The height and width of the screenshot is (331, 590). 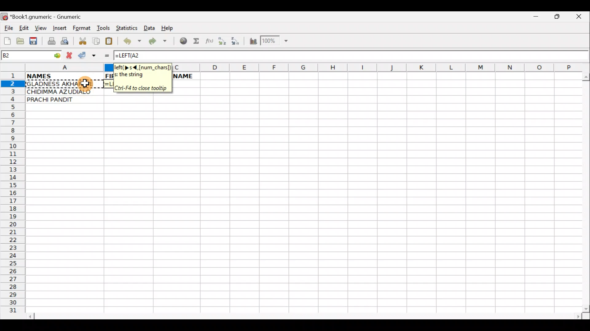 I want to click on Edit, so click(x=24, y=28).